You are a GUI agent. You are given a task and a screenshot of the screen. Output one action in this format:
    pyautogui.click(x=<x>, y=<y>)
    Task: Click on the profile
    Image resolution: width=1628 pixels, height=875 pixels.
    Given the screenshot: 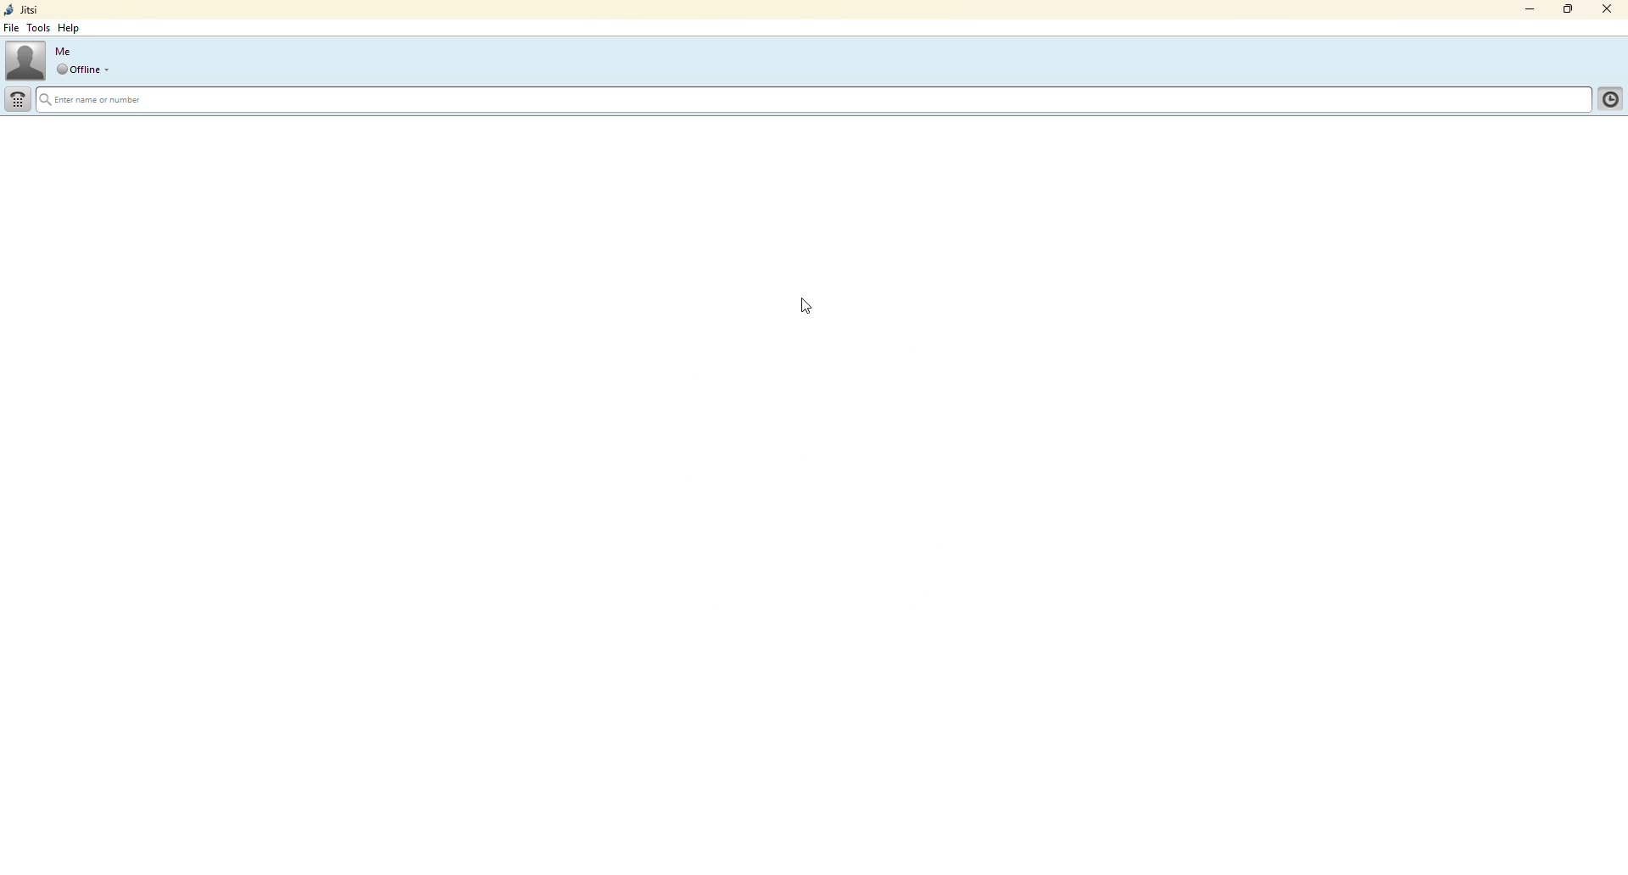 What is the action you would take?
    pyautogui.click(x=25, y=59)
    